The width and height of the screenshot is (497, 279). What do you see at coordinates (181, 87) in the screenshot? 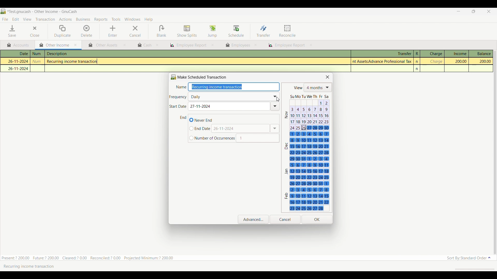
I see `Indicates name of transaction` at bounding box center [181, 87].